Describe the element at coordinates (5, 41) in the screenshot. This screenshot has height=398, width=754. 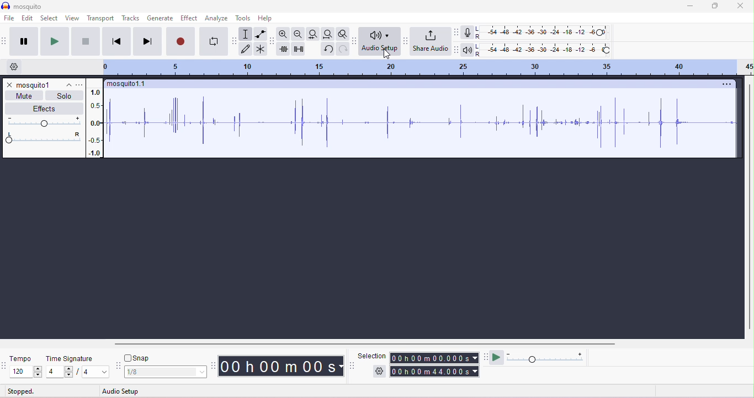
I see `toolbar` at that location.